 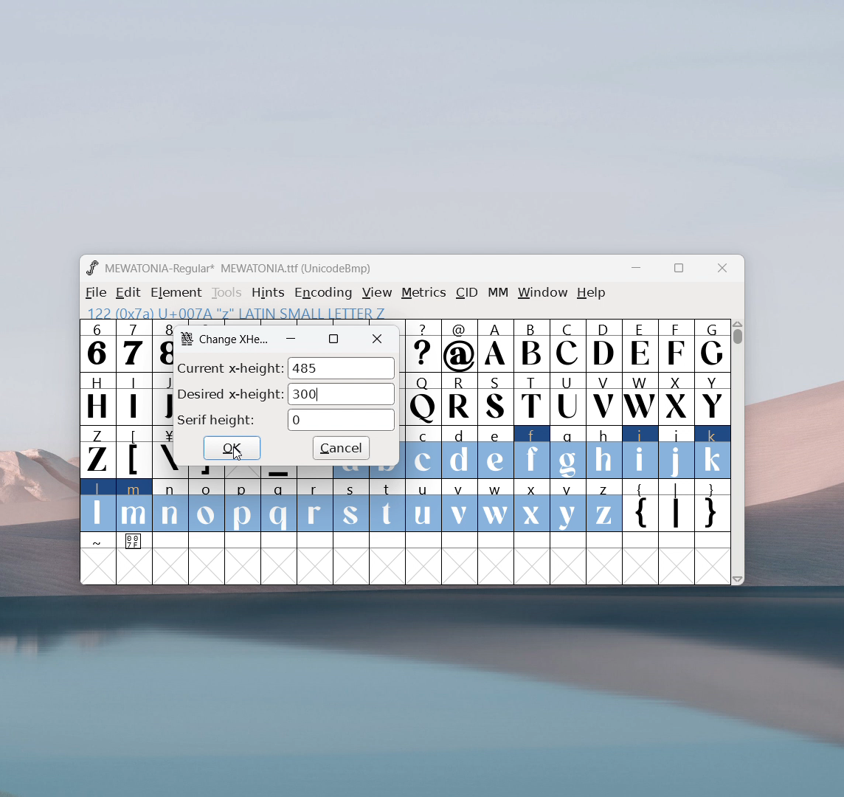 I want to click on Y, so click(x=713, y=398).